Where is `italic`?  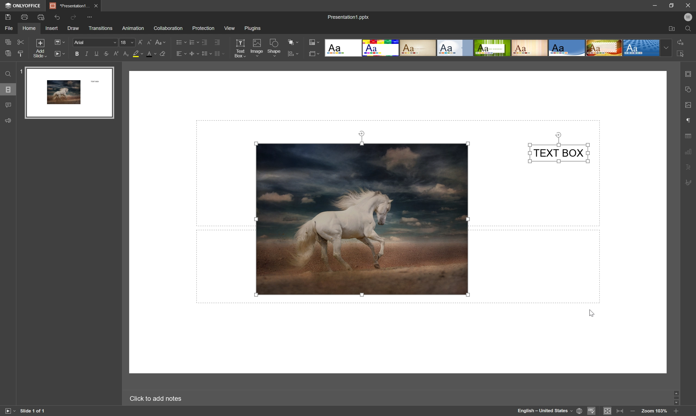 italic is located at coordinates (87, 53).